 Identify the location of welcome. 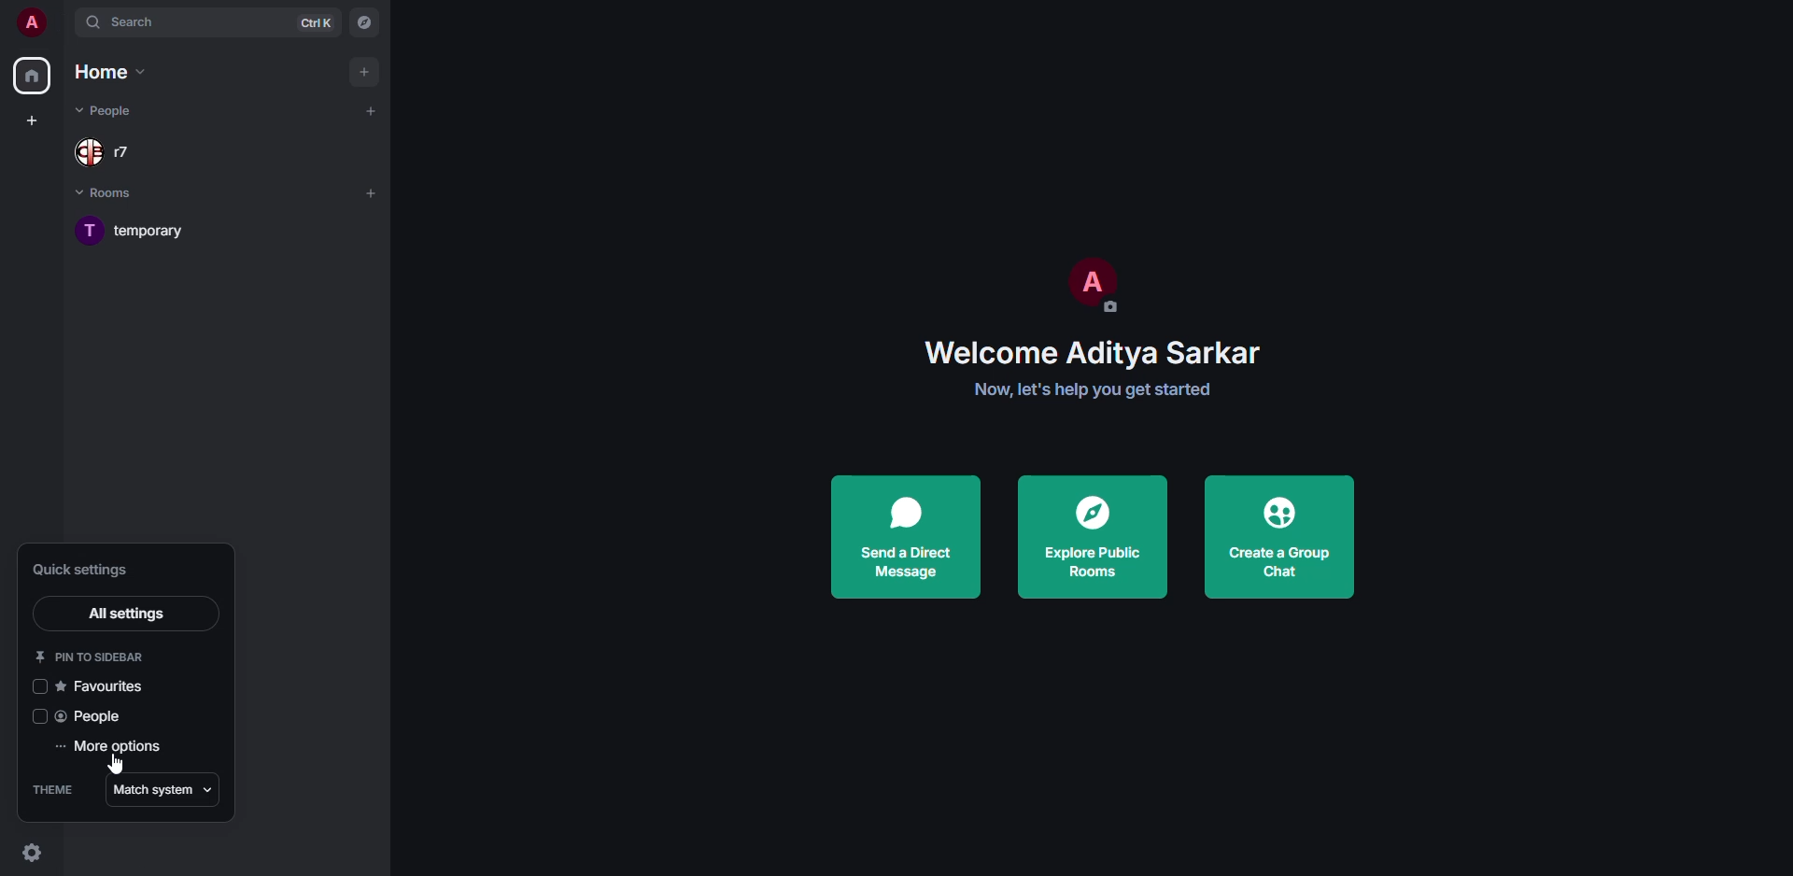
(1104, 351).